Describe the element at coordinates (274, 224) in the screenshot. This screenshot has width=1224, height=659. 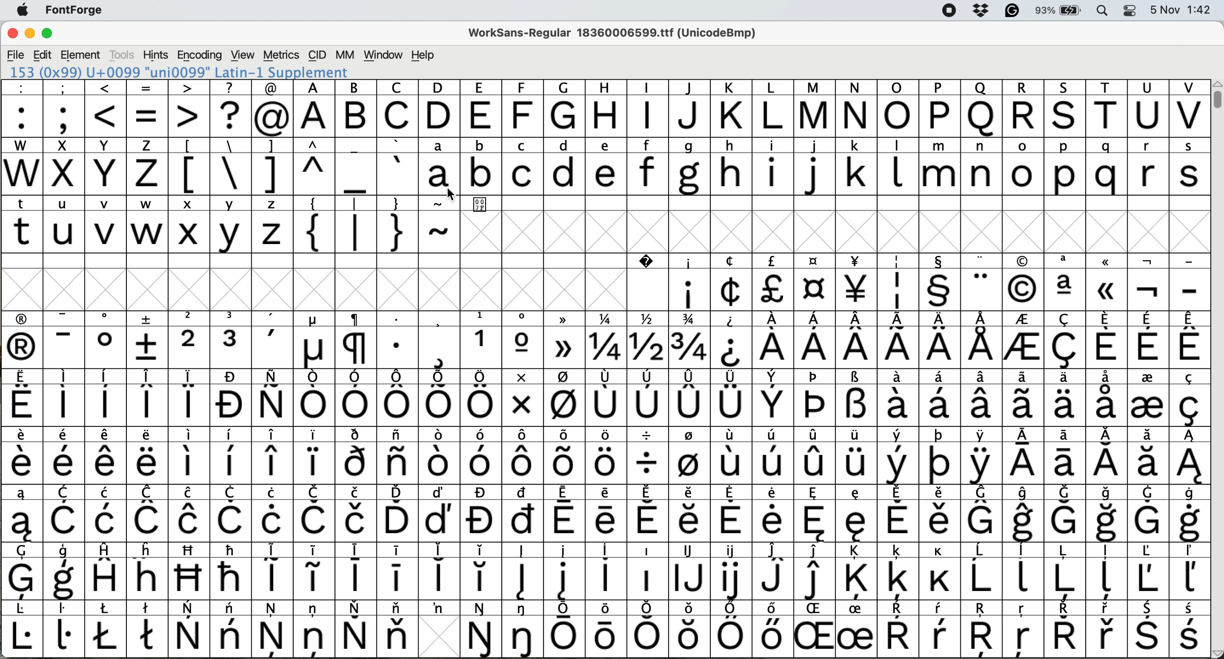
I see `z` at that location.